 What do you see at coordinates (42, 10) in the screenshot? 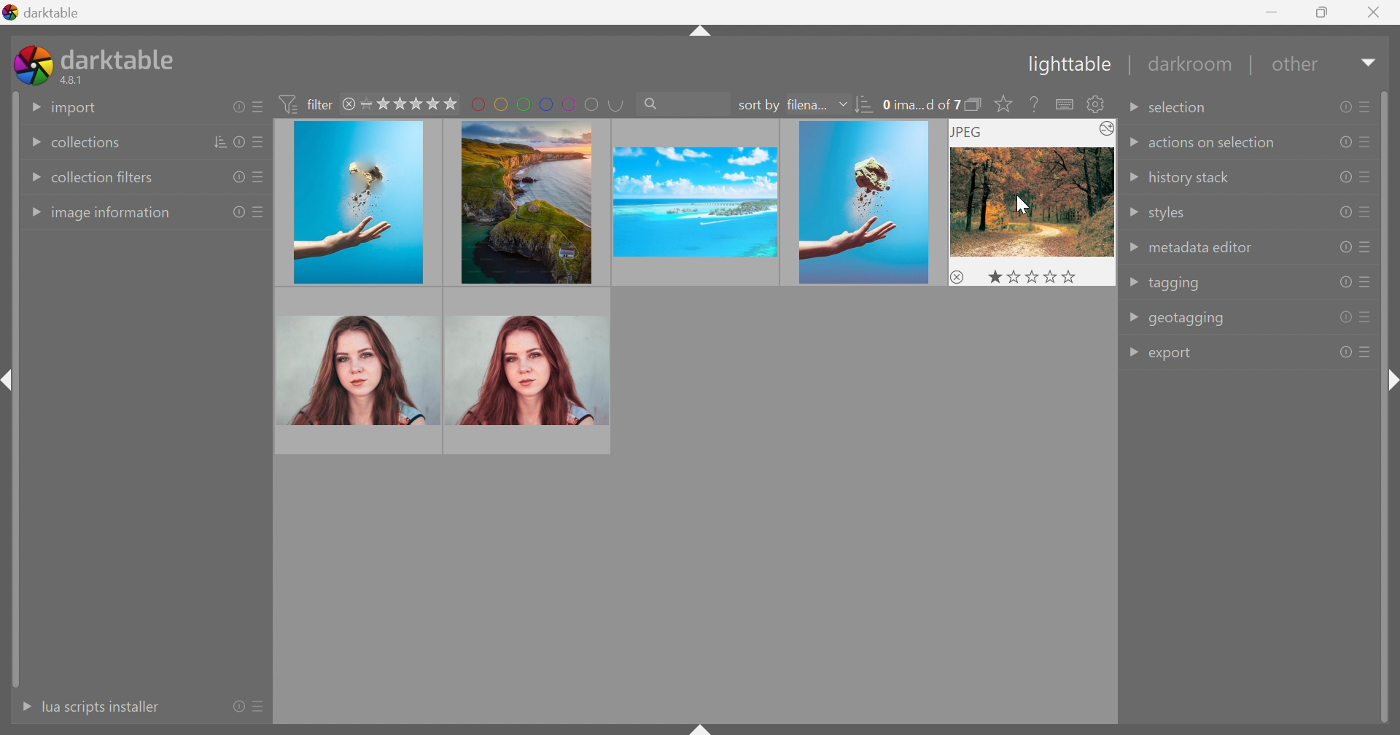
I see `darktable` at bounding box center [42, 10].